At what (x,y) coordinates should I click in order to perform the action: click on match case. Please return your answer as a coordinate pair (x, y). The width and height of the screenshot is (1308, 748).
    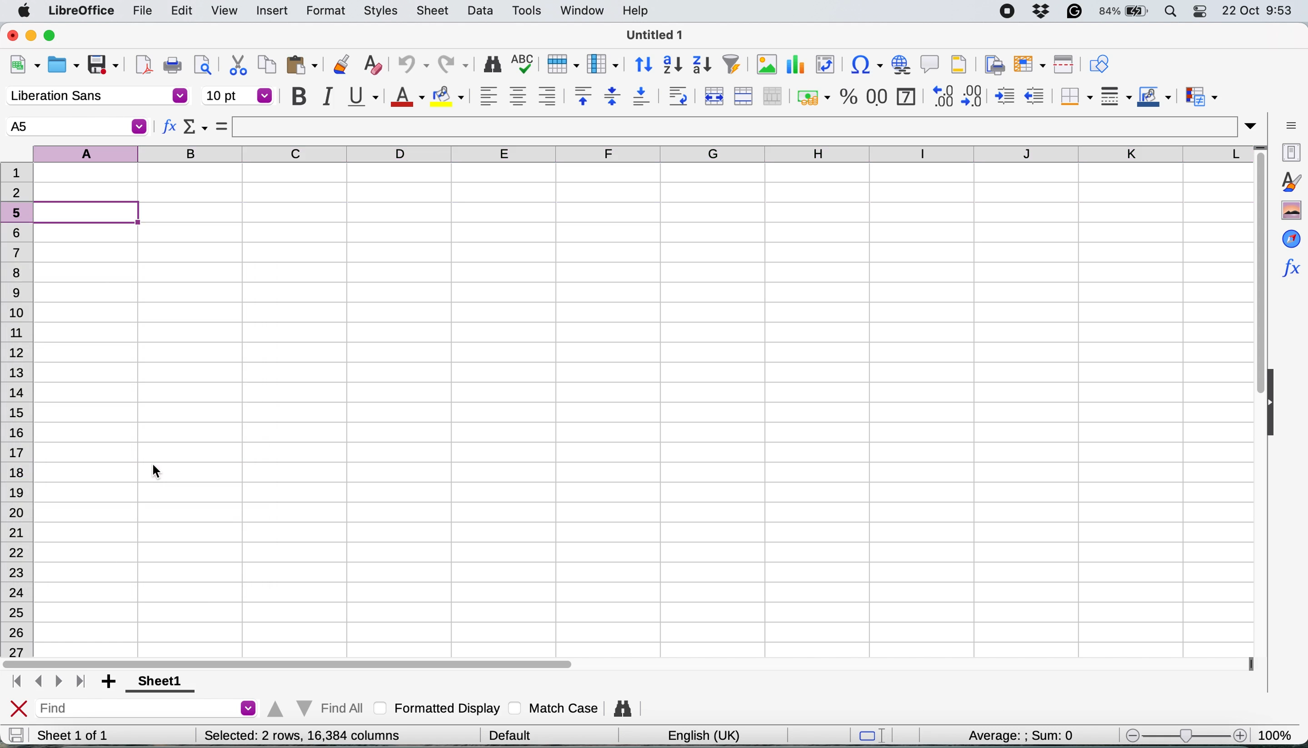
    Looking at the image, I should click on (554, 707).